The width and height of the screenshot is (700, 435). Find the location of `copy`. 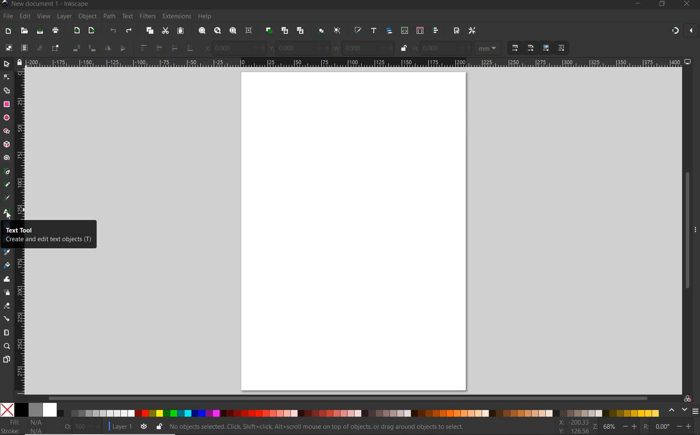

copy is located at coordinates (150, 31).